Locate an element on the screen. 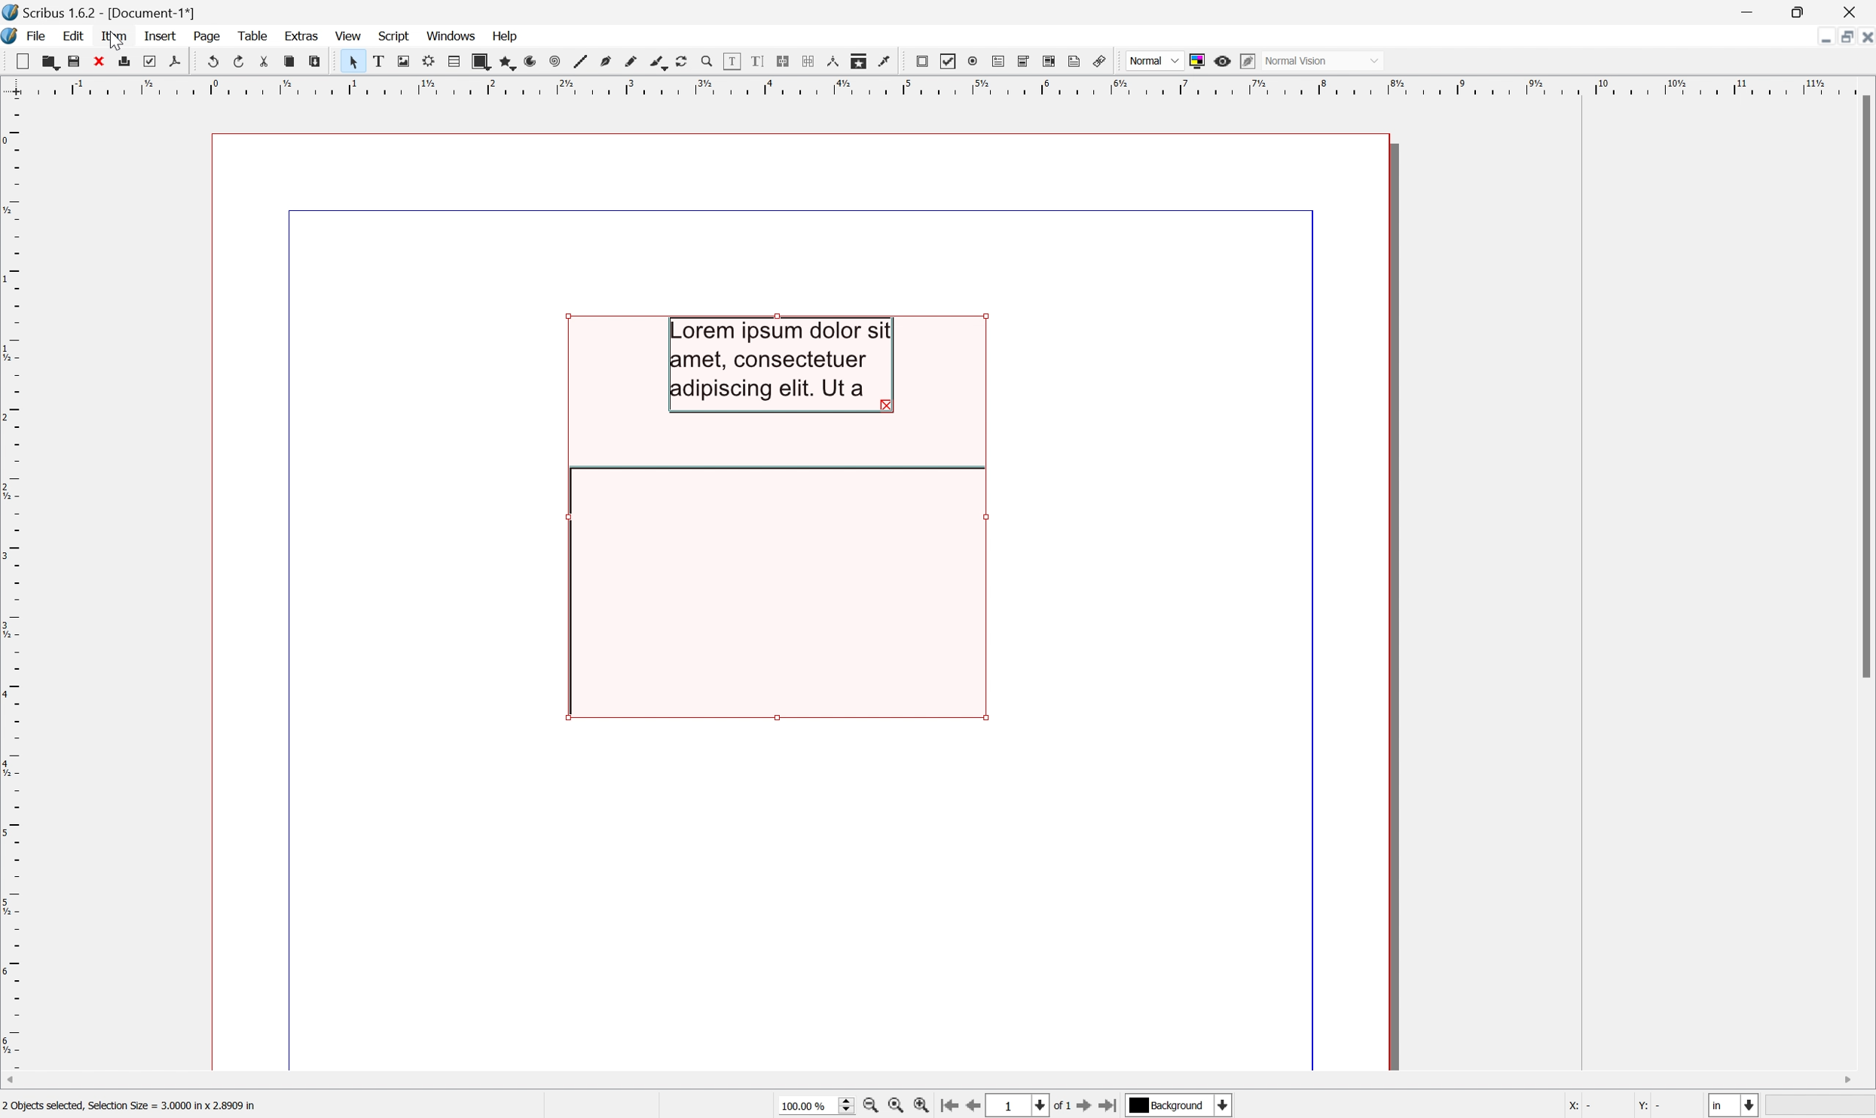  Edit is located at coordinates (72, 37).